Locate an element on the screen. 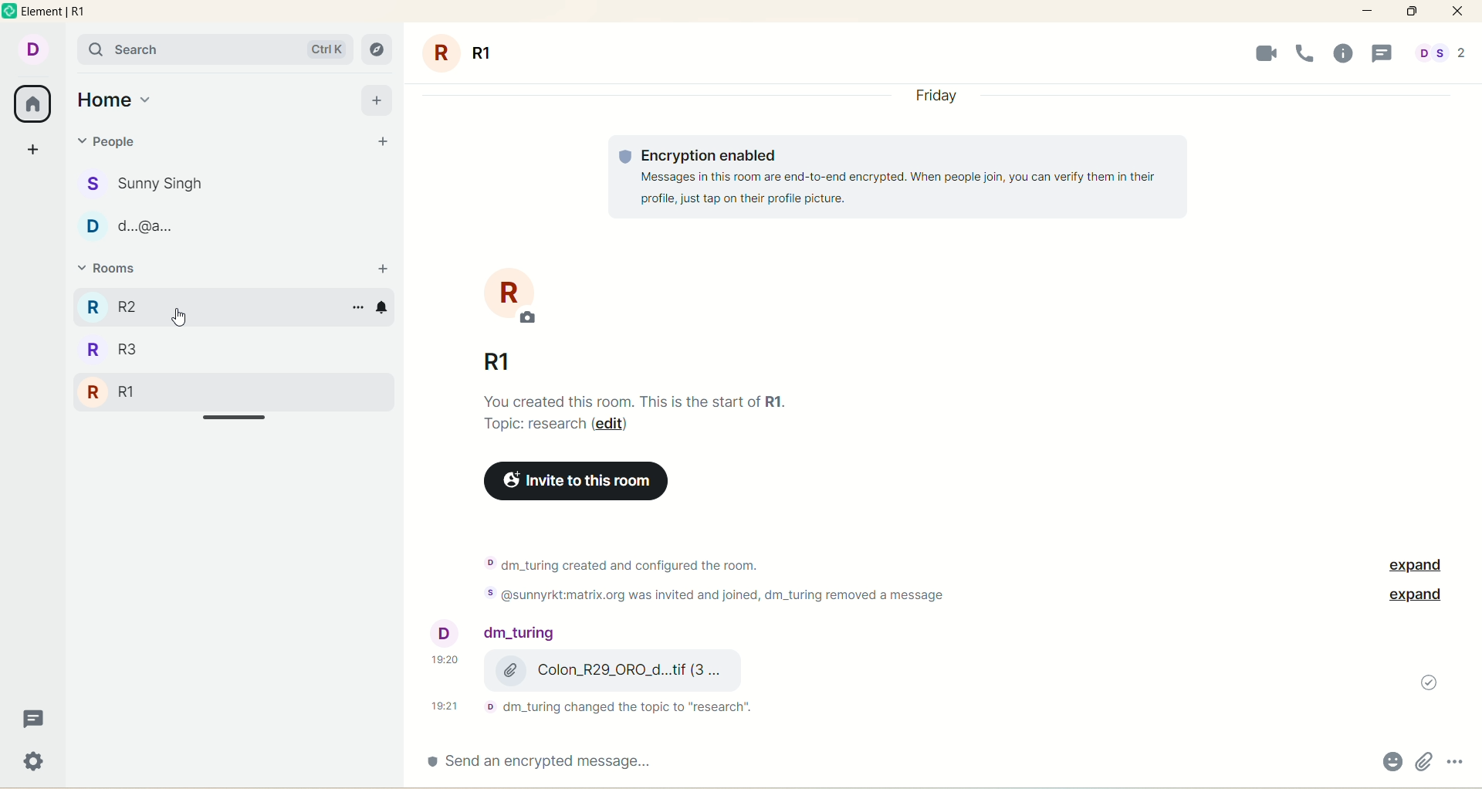 The image size is (1482, 789). rooms is located at coordinates (119, 270).